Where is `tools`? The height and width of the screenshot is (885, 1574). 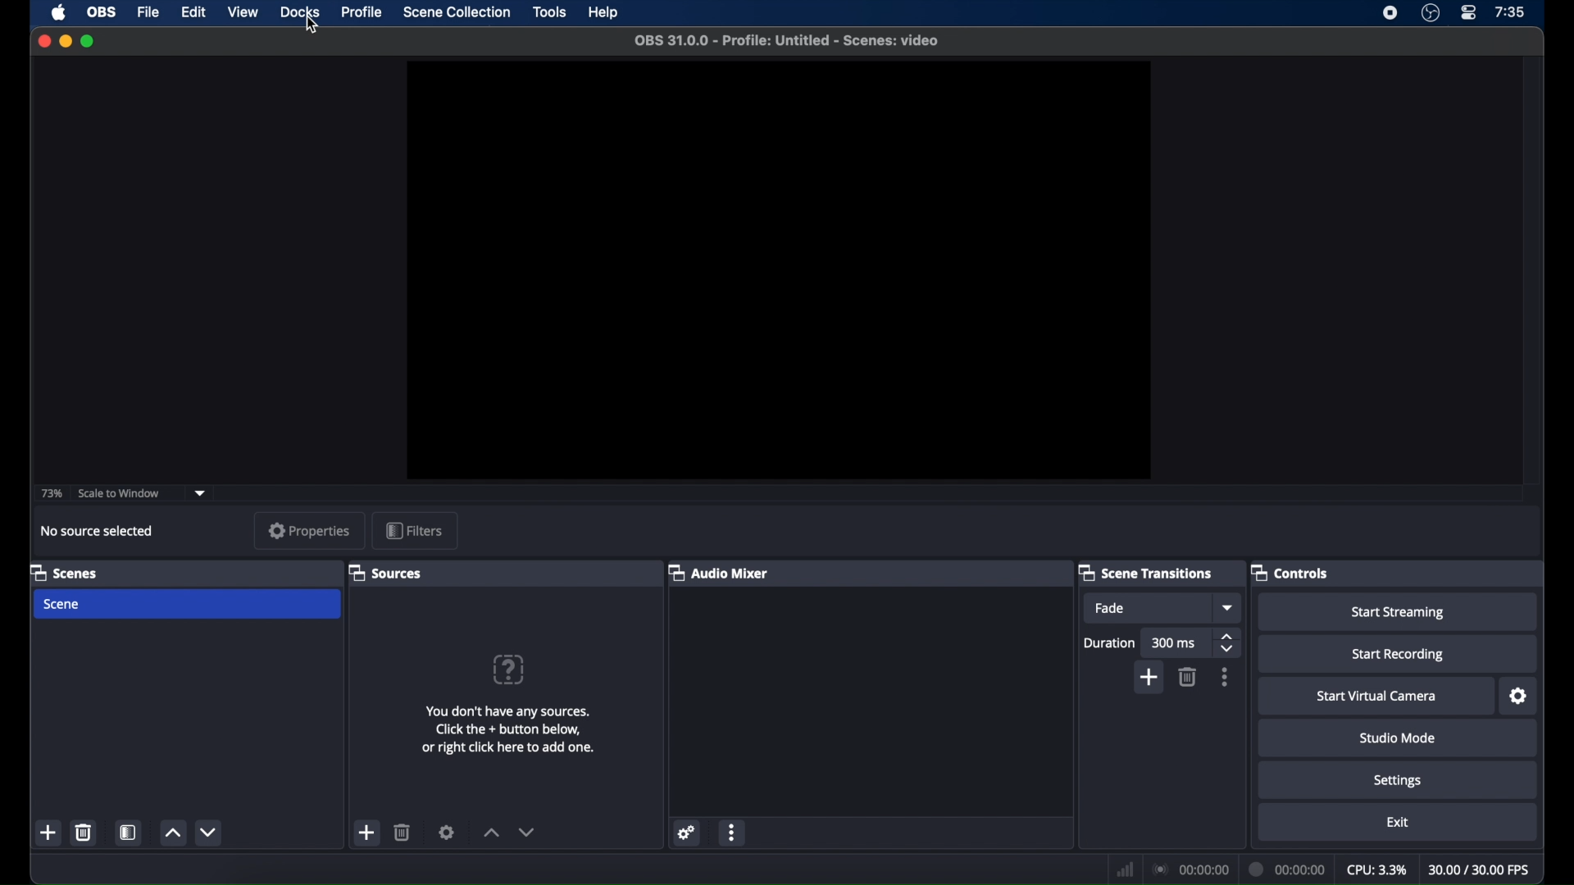
tools is located at coordinates (549, 11).